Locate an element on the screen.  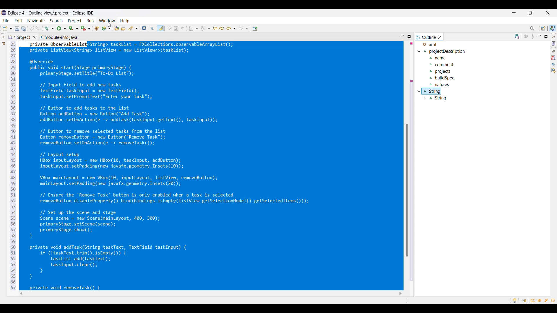
Previous edit location is located at coordinates (215, 28).